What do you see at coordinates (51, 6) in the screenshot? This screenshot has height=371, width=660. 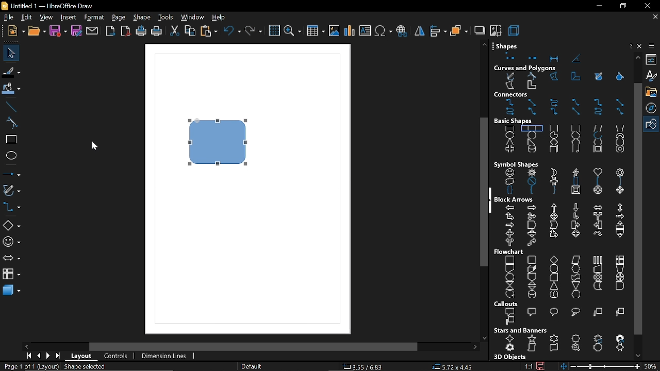 I see `current window` at bounding box center [51, 6].